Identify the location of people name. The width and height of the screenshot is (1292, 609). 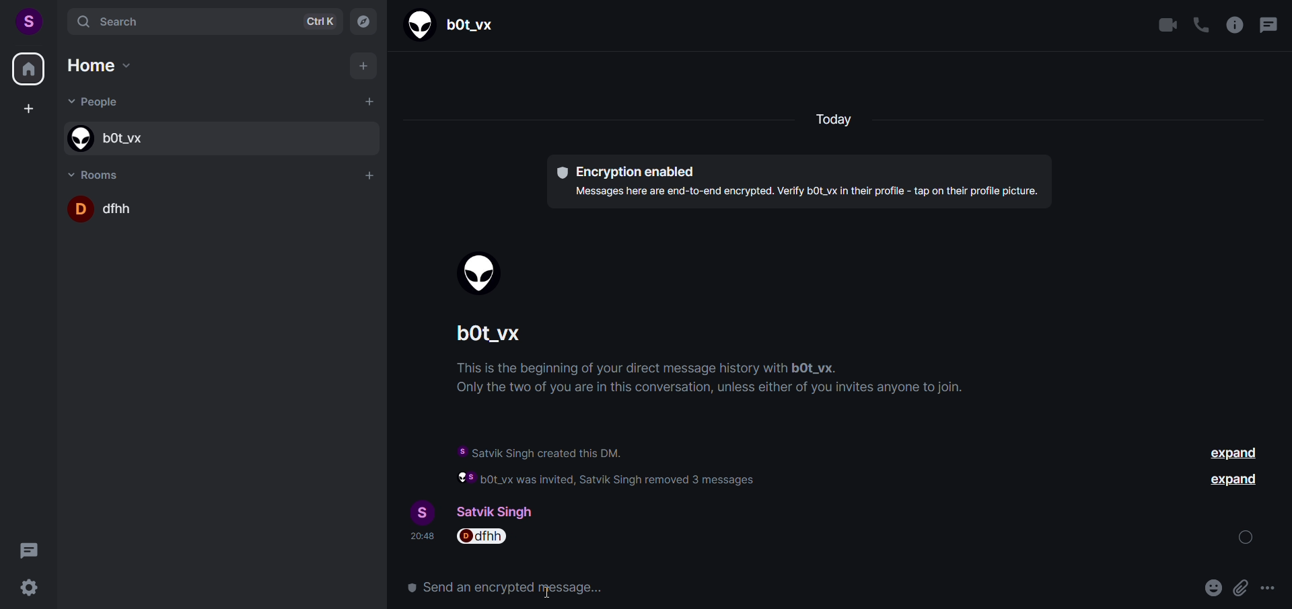
(217, 137).